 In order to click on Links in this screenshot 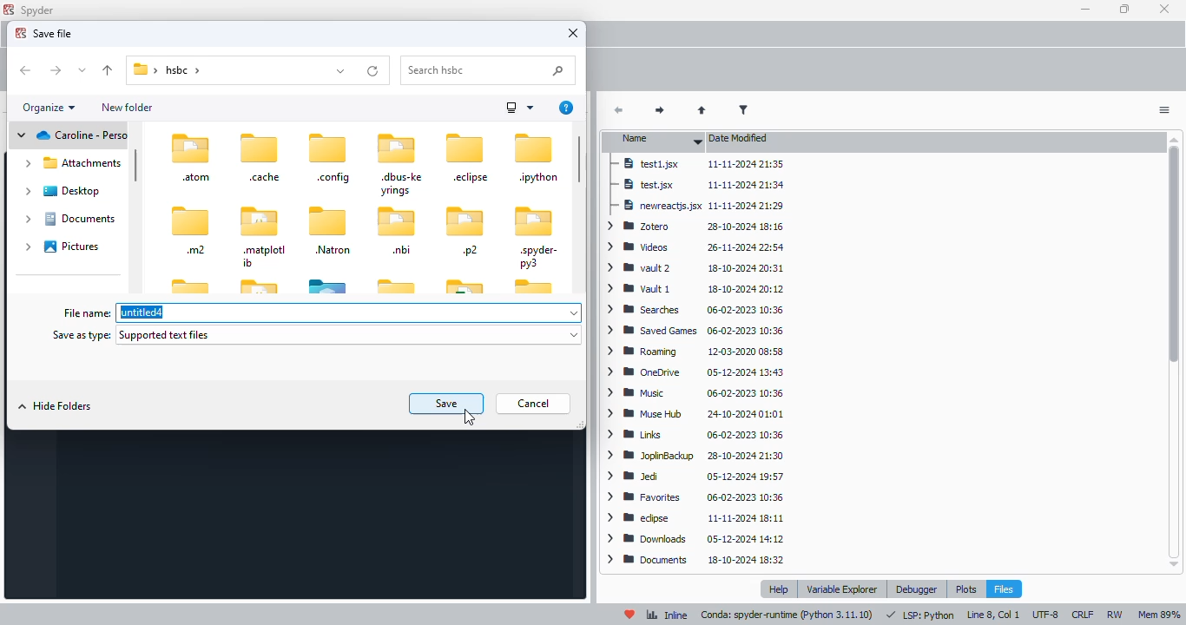, I will do `click(634, 433)`.